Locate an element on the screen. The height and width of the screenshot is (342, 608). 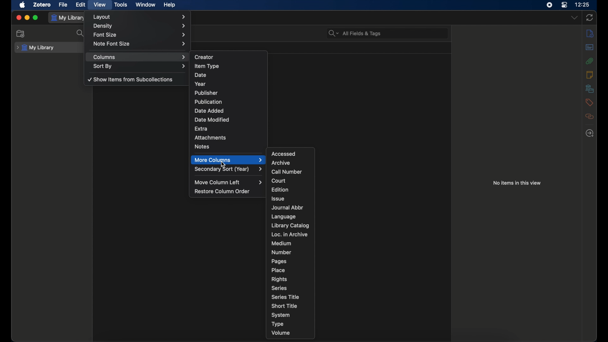
restore column order is located at coordinates (222, 191).